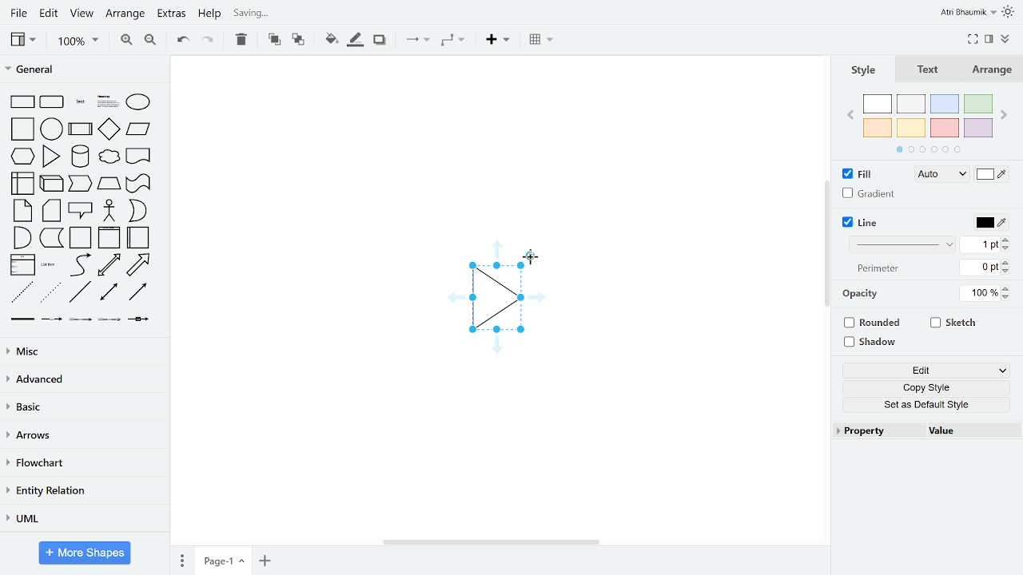 The image size is (1023, 575). I want to click on bidirectional arrow, so click(108, 293).